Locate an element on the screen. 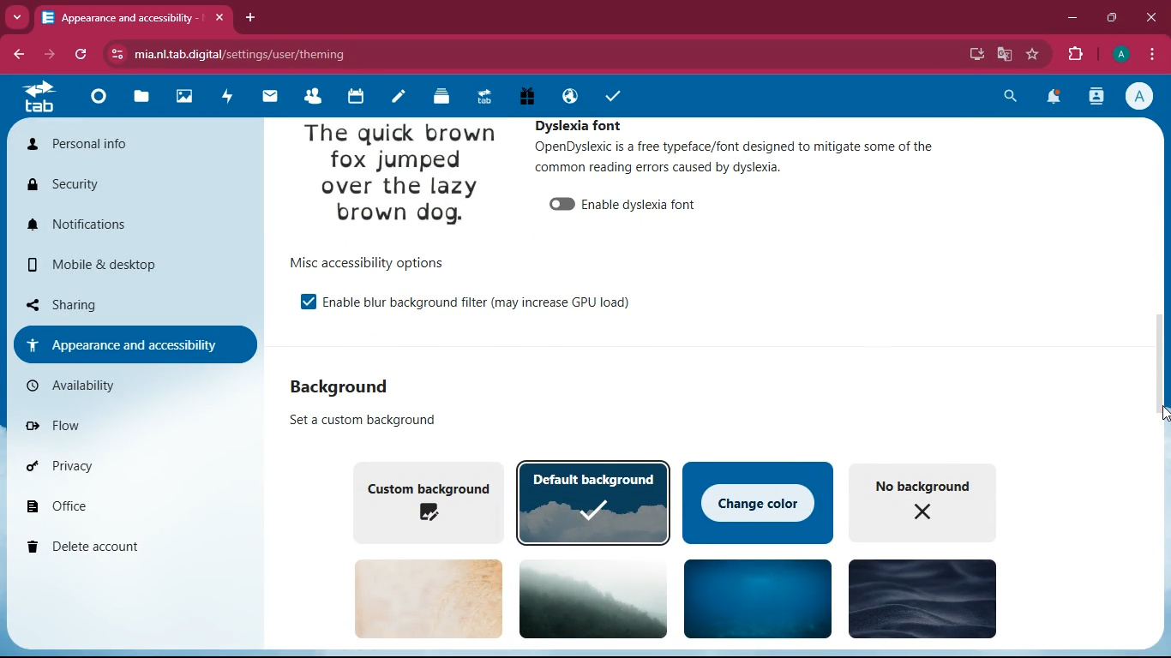 The width and height of the screenshot is (1171, 658). refresh is located at coordinates (82, 55).